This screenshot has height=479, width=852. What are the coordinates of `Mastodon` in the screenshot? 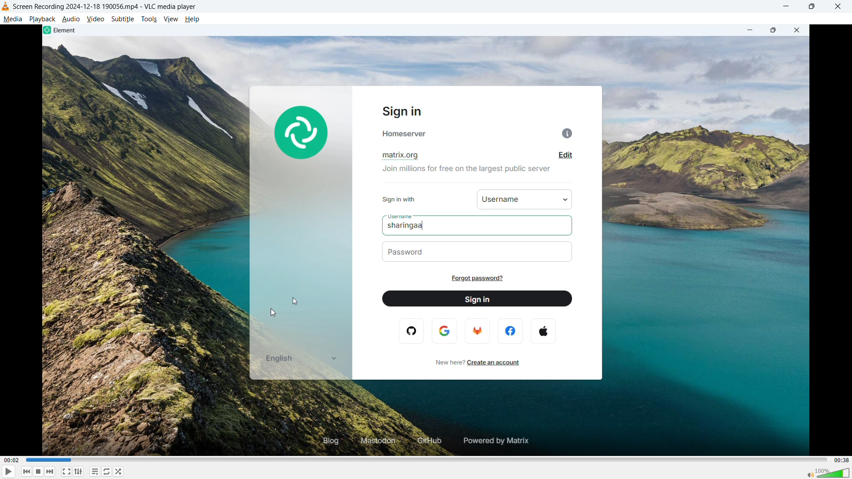 It's located at (375, 441).